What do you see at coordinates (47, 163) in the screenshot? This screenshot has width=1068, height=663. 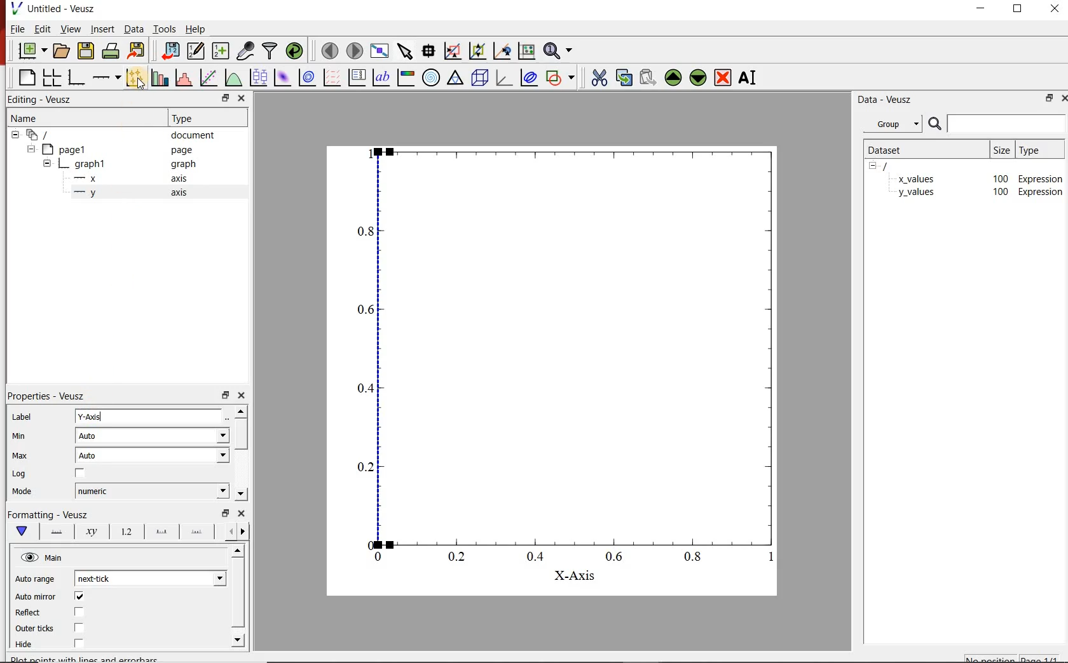 I see `hide` at bounding box center [47, 163].